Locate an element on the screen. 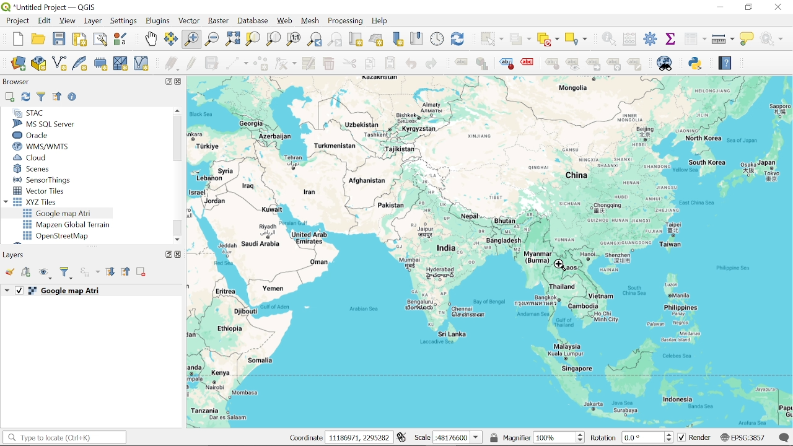  Zoom full is located at coordinates (232, 40).